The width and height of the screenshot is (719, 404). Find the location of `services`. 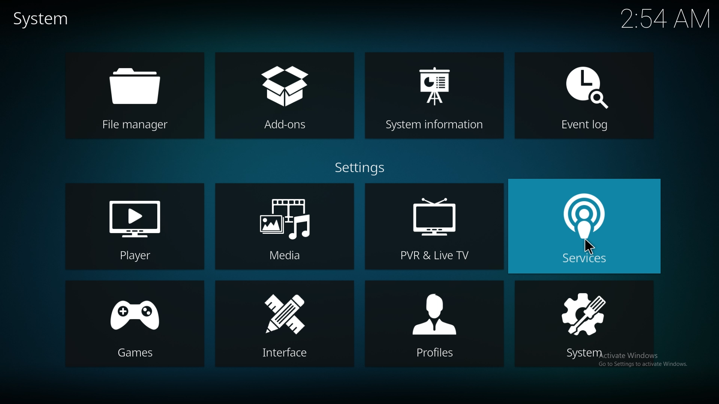

services is located at coordinates (585, 227).